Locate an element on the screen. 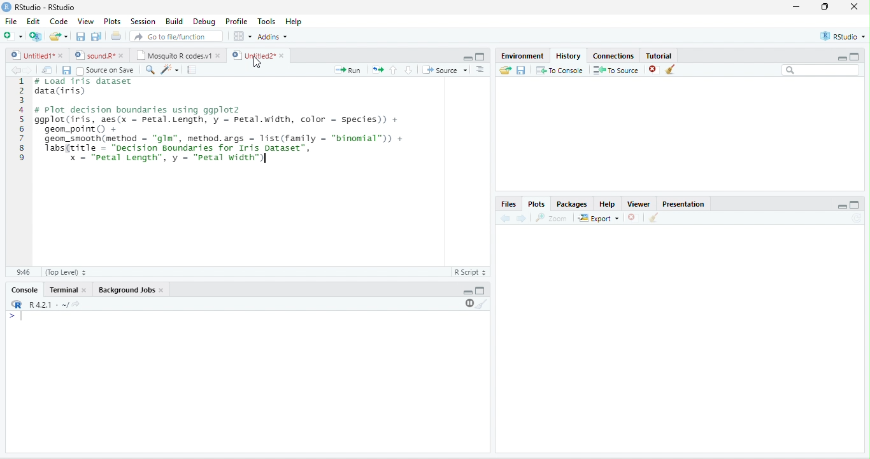 This screenshot has height=459, width=870. Code is located at coordinates (59, 21).